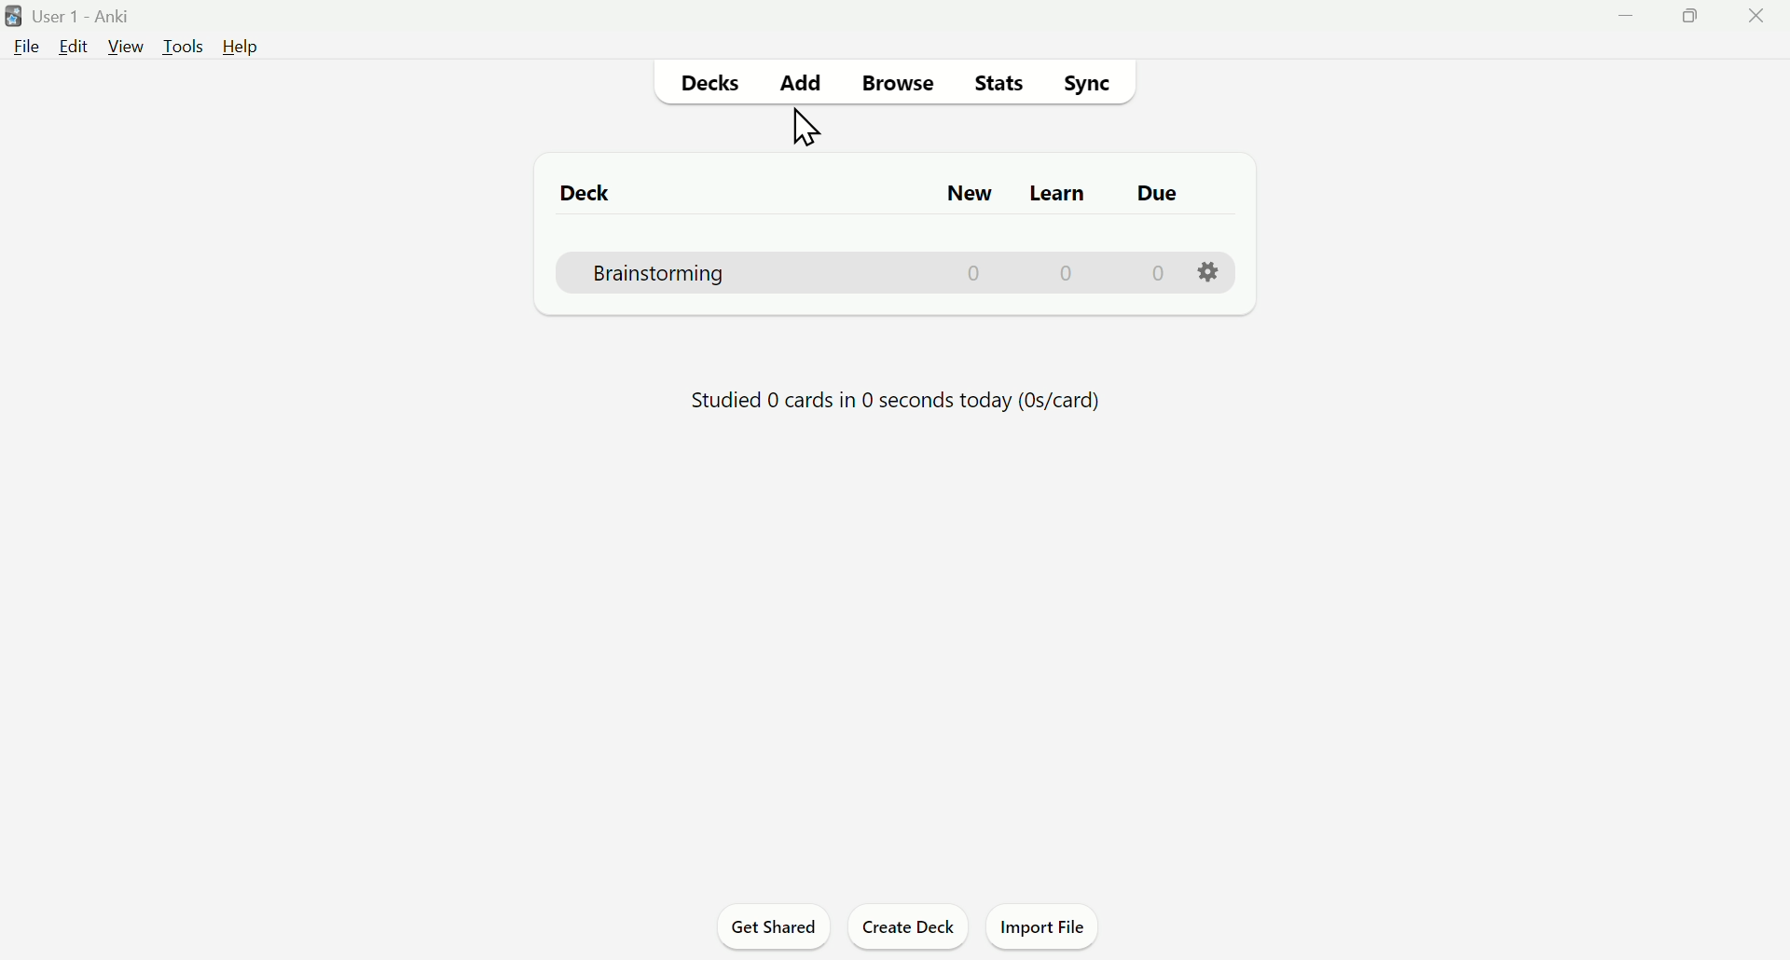 The height and width of the screenshot is (960, 1790). I want to click on  Maimize, so click(1695, 20).